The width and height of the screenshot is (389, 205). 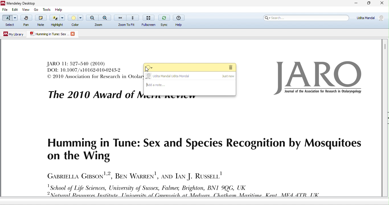 What do you see at coordinates (10, 21) in the screenshot?
I see `select` at bounding box center [10, 21].